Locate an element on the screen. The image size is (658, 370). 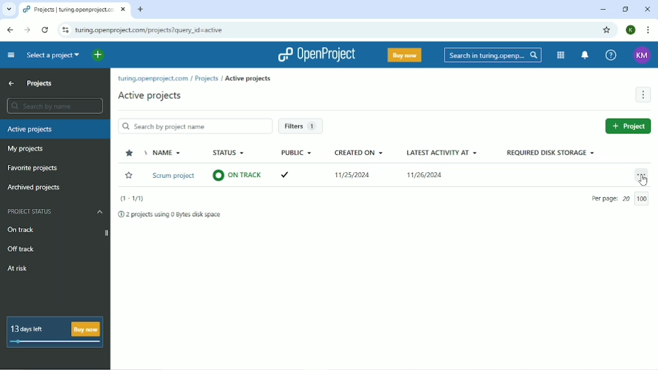
Search by name is located at coordinates (55, 105).